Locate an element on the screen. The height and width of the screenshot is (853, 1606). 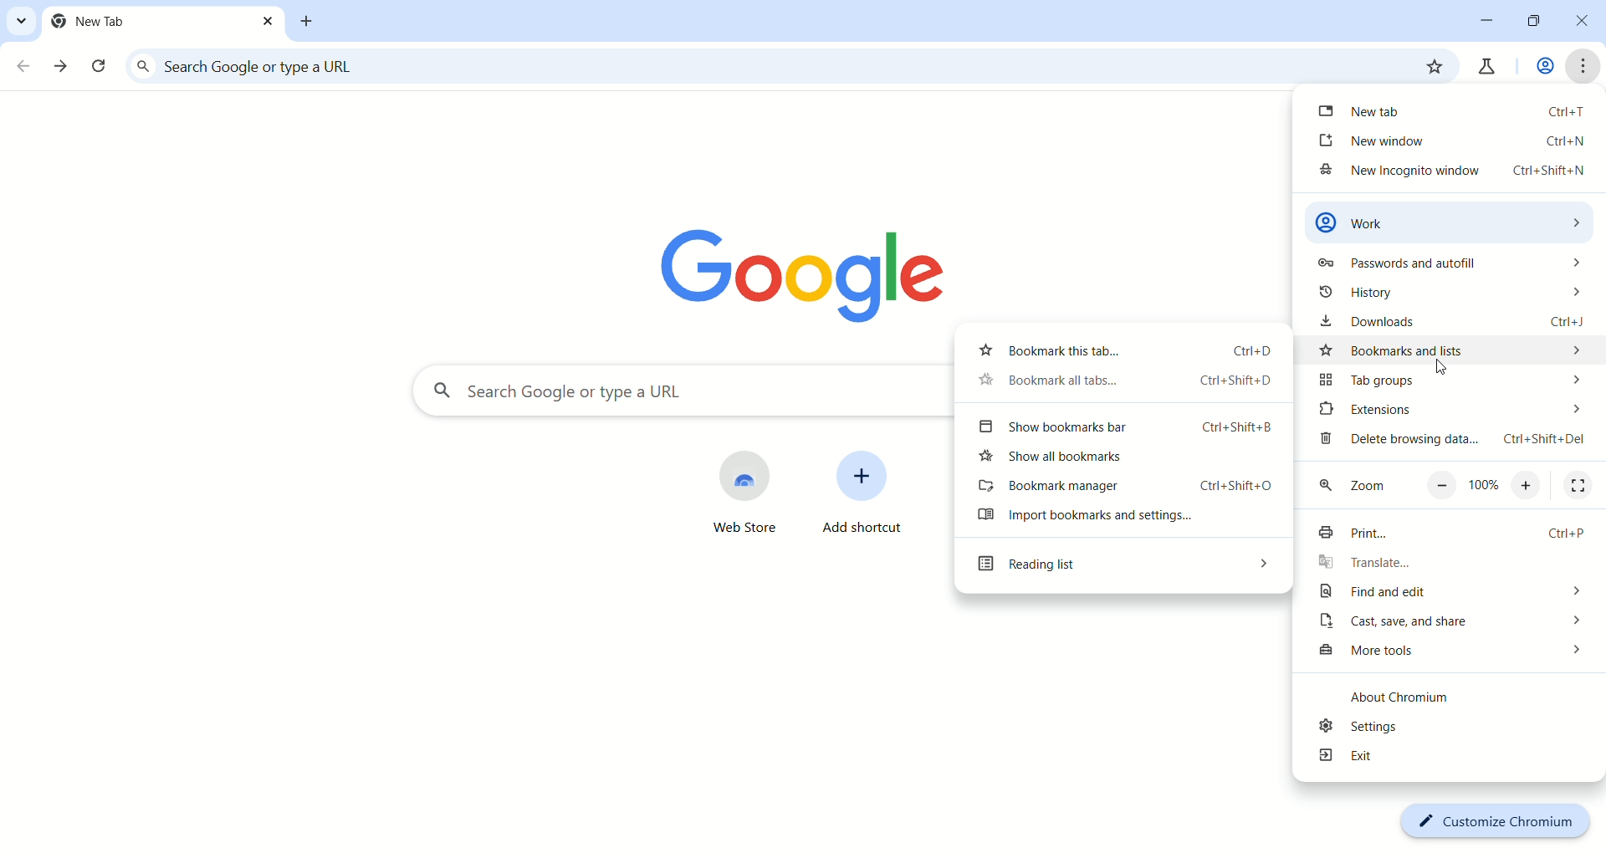
new tab is located at coordinates (1453, 110).